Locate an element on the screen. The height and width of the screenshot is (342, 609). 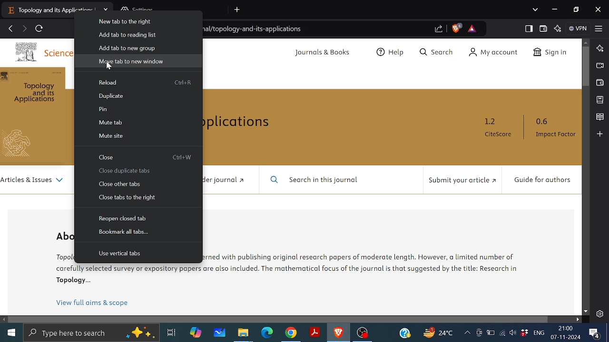
dropdown is located at coordinates (536, 9).